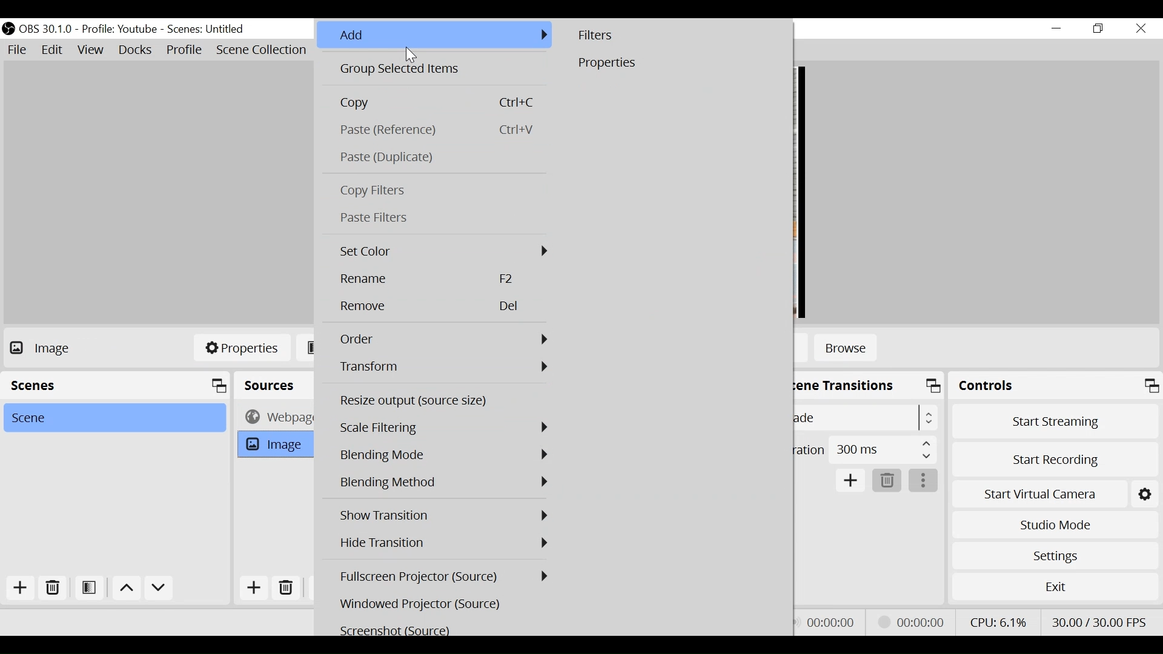 This screenshot has height=654, width=1163. What do you see at coordinates (441, 251) in the screenshot?
I see `Set Color` at bounding box center [441, 251].